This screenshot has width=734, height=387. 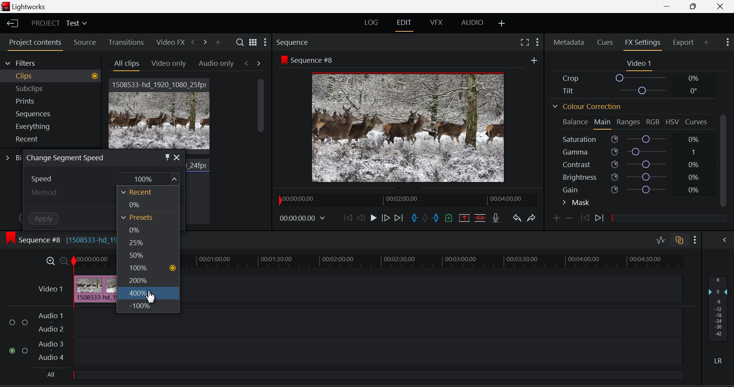 I want to click on Method, so click(x=47, y=192).